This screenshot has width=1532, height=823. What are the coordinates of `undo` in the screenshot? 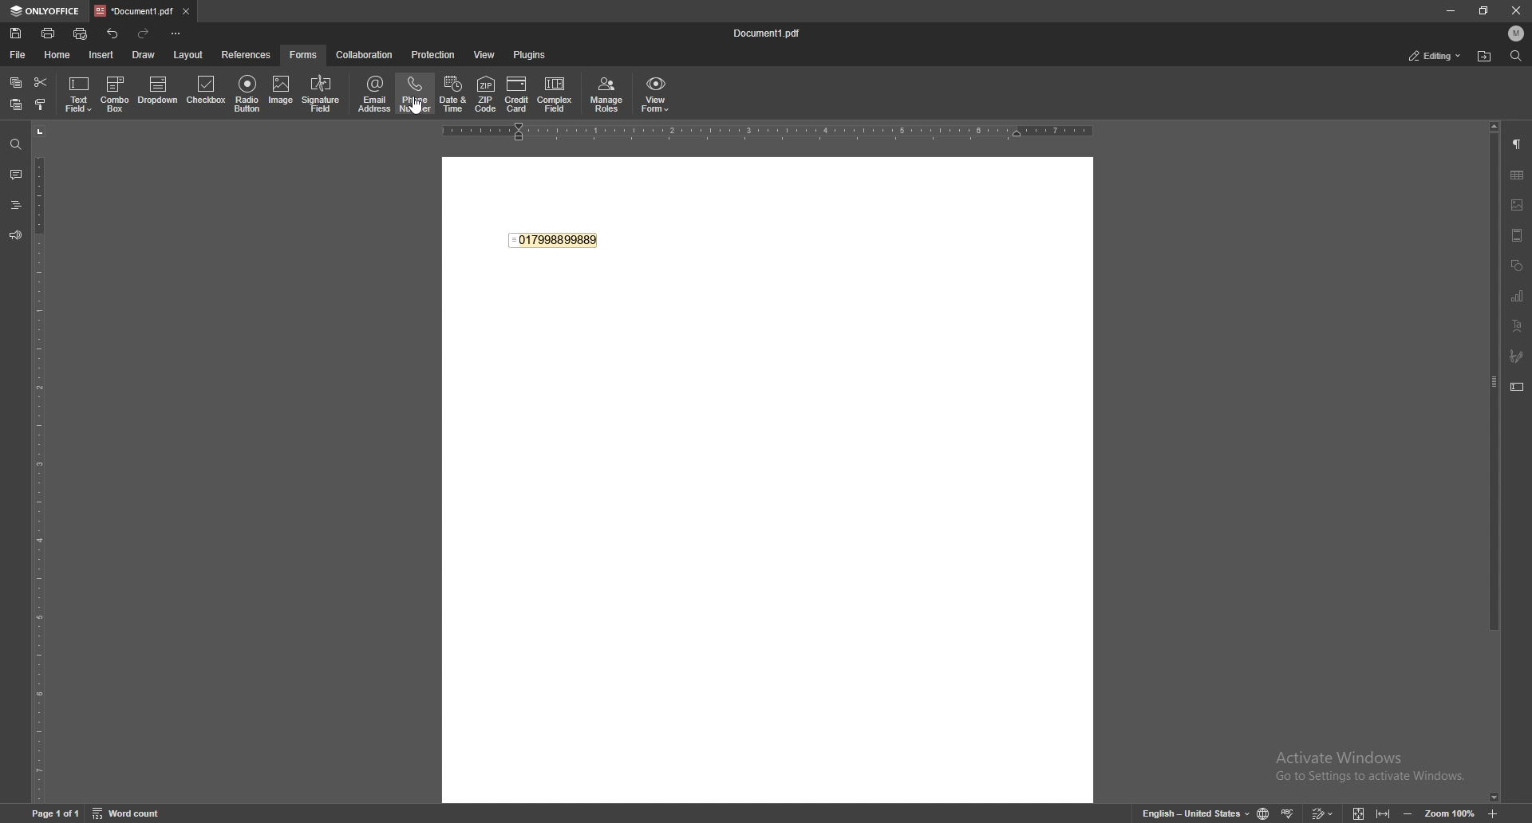 It's located at (113, 34).